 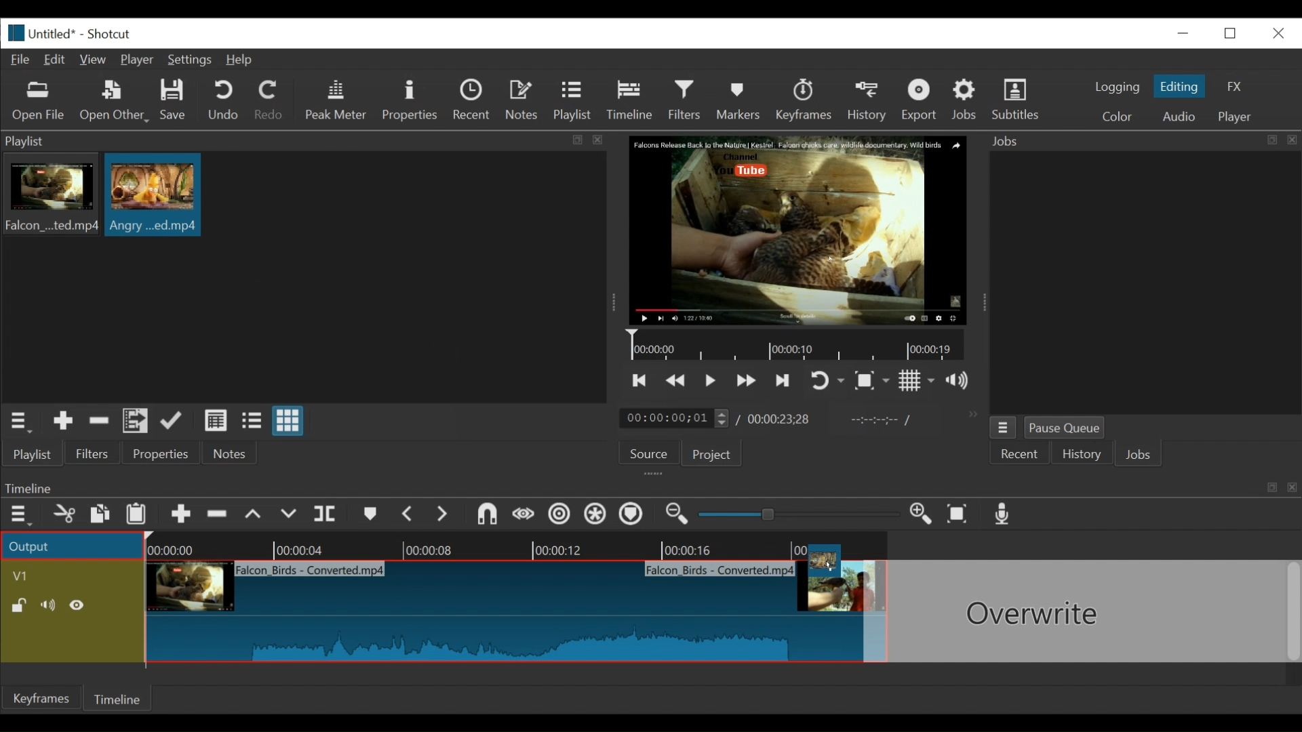 What do you see at coordinates (1234, 32) in the screenshot?
I see `restore` at bounding box center [1234, 32].